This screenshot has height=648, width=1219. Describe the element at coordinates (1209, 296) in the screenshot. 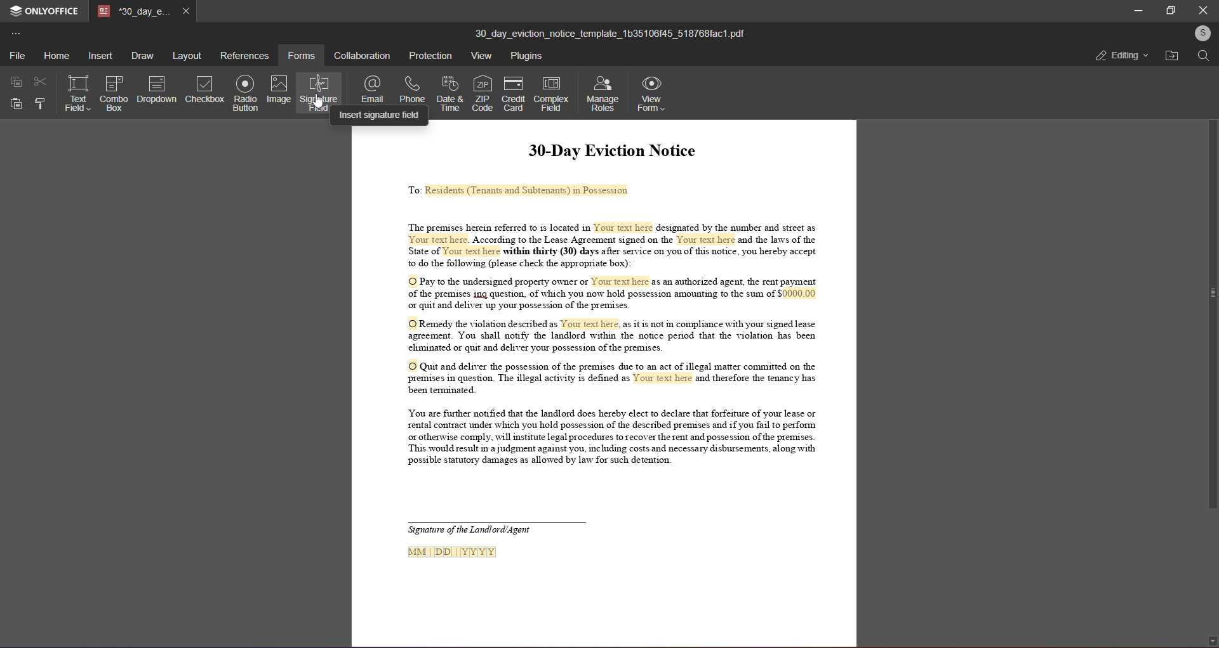

I see `scroll bar` at that location.